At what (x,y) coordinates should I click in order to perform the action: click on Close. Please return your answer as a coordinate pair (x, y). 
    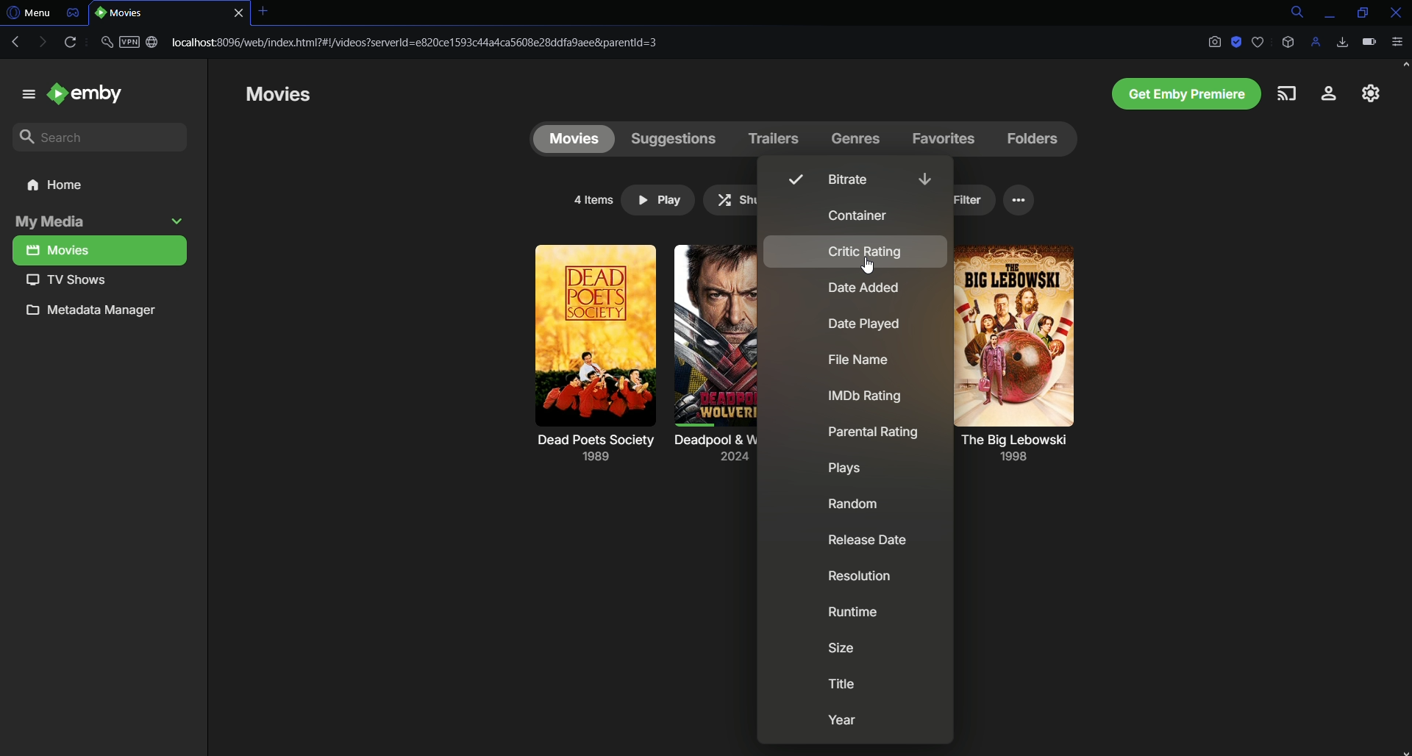
    Looking at the image, I should click on (1392, 13).